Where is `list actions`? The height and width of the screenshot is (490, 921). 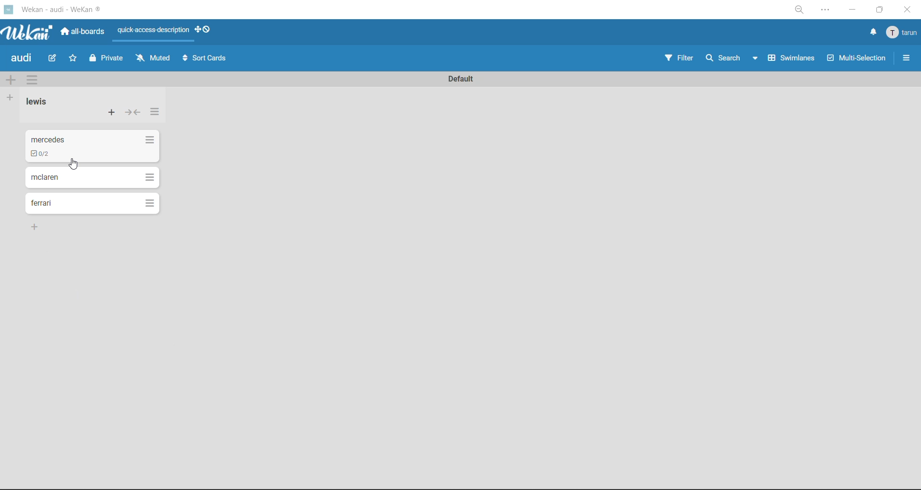 list actions is located at coordinates (150, 140).